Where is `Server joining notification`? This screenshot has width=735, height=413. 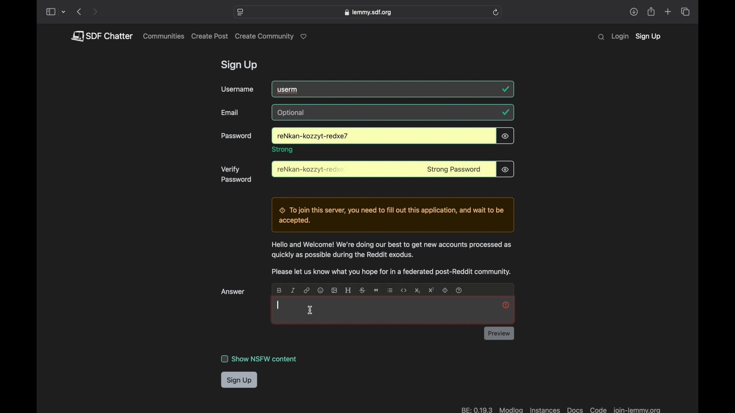 Server joining notification is located at coordinates (392, 215).